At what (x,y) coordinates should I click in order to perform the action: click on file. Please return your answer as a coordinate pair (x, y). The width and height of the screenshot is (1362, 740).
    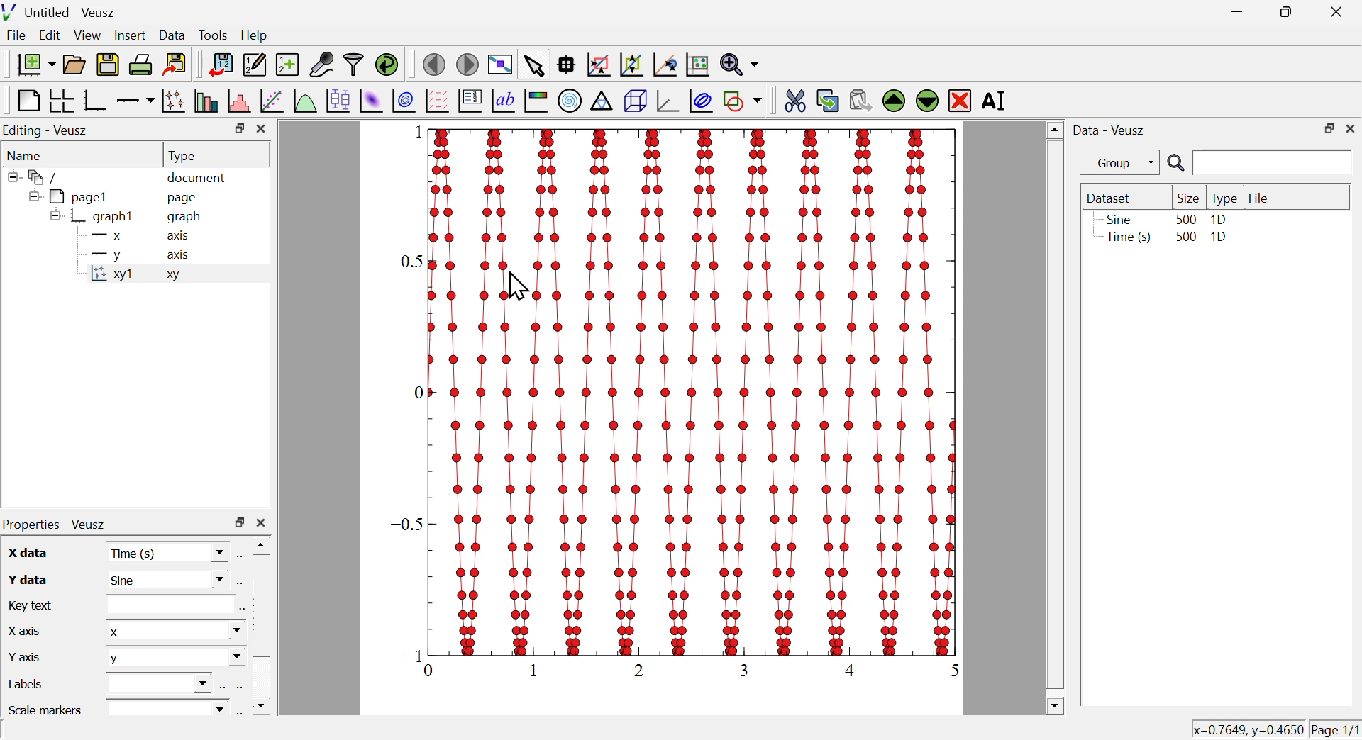
    Looking at the image, I should click on (18, 37).